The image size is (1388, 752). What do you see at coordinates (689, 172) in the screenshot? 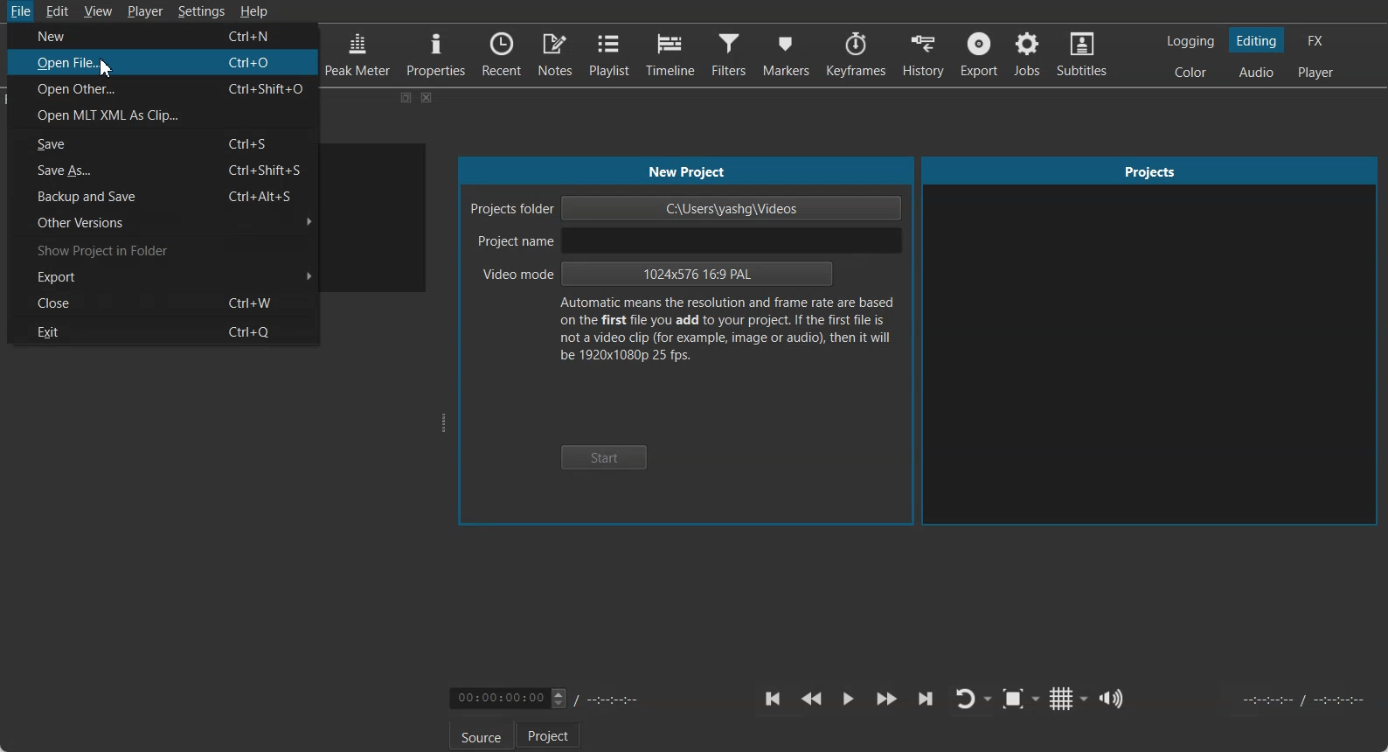
I see `Text` at bounding box center [689, 172].